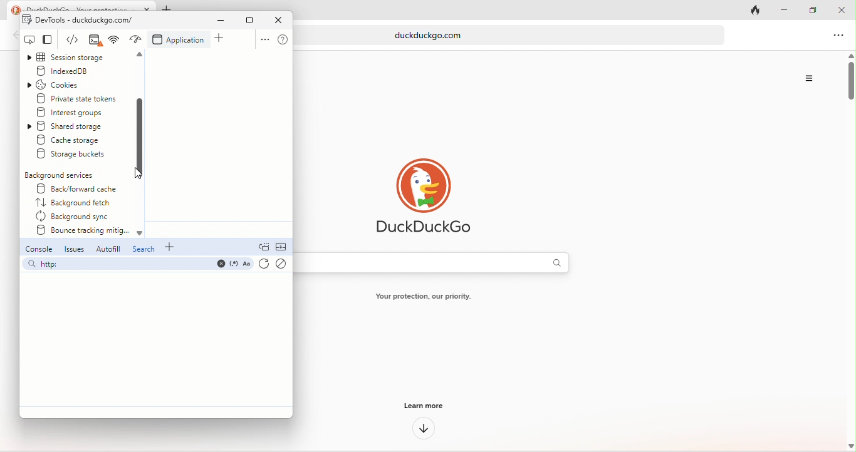  What do you see at coordinates (137, 265) in the screenshot?
I see `search bar` at bounding box center [137, 265].